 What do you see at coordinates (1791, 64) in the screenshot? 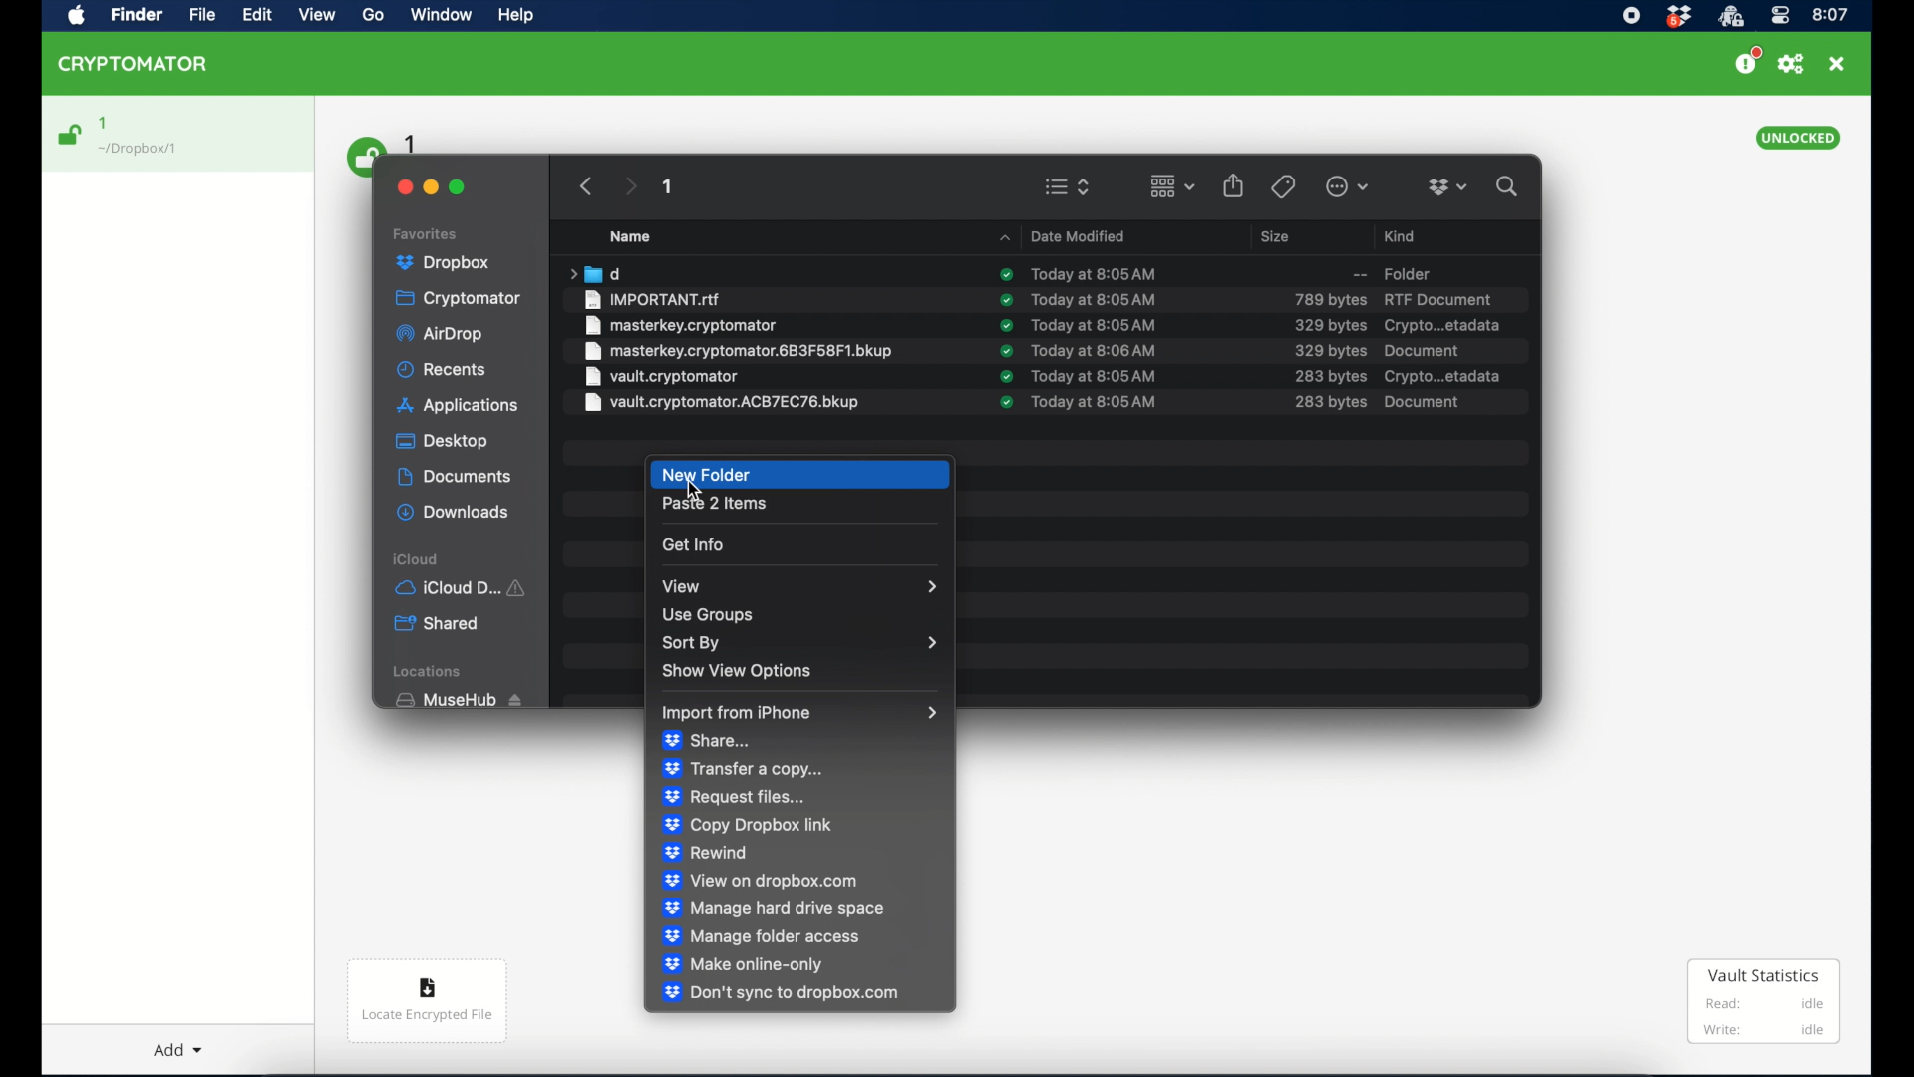
I see `preferences` at bounding box center [1791, 64].